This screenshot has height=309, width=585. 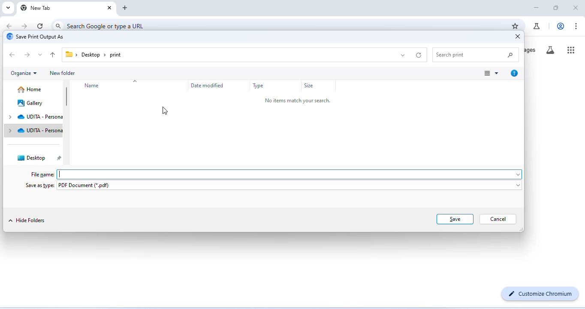 I want to click on search google or type a URL, so click(x=107, y=26).